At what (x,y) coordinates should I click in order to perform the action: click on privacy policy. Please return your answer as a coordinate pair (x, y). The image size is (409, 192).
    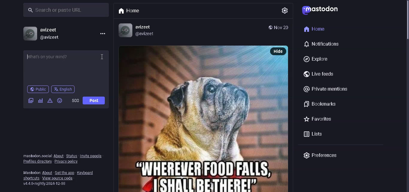
    Looking at the image, I should click on (67, 162).